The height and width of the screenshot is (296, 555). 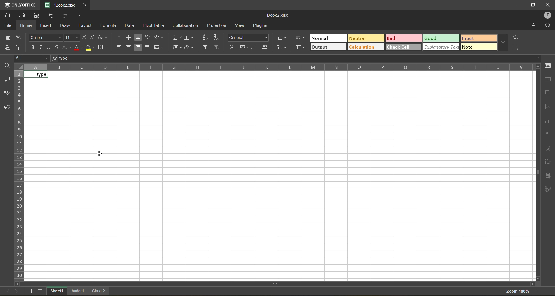 What do you see at coordinates (441, 38) in the screenshot?
I see `good` at bounding box center [441, 38].